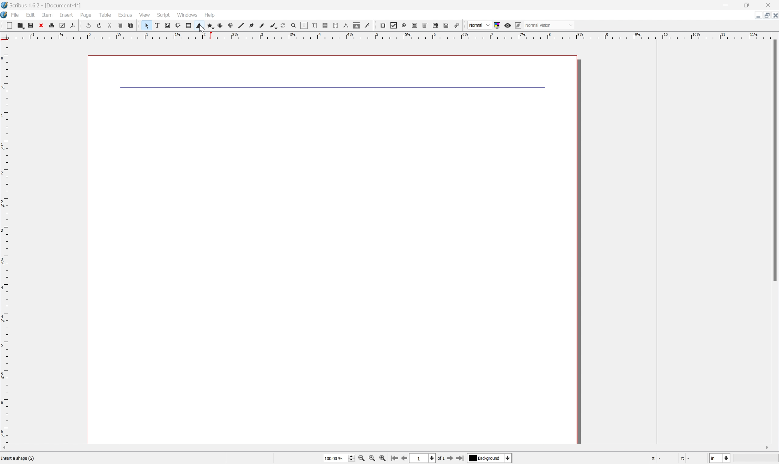 This screenshot has width=779, height=464. What do you see at coordinates (5, 447) in the screenshot?
I see `Scroll Left` at bounding box center [5, 447].